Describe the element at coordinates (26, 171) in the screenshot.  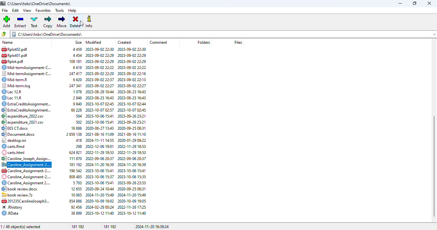
I see ` Caroline Assianment.2.` at that location.